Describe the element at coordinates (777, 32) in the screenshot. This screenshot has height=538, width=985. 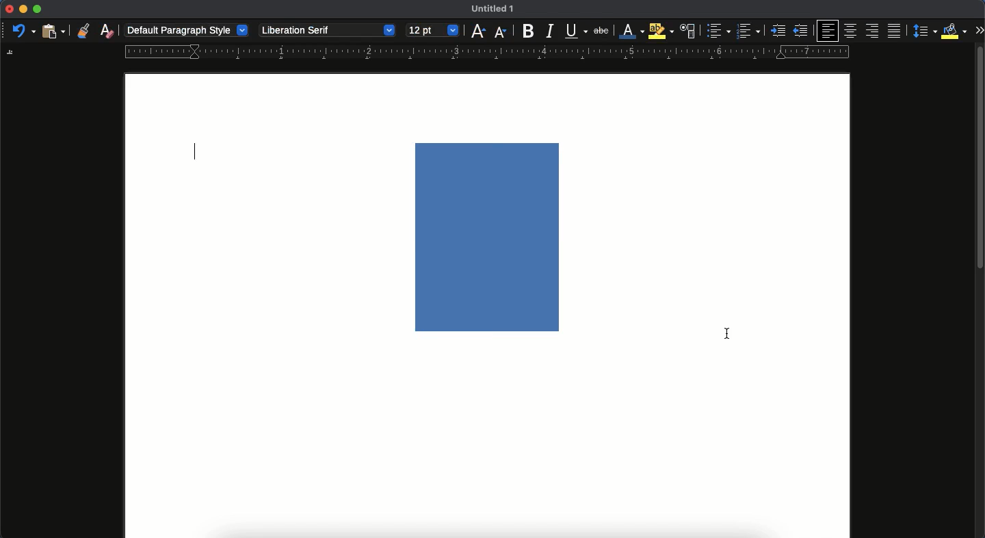
I see `indented` at that location.